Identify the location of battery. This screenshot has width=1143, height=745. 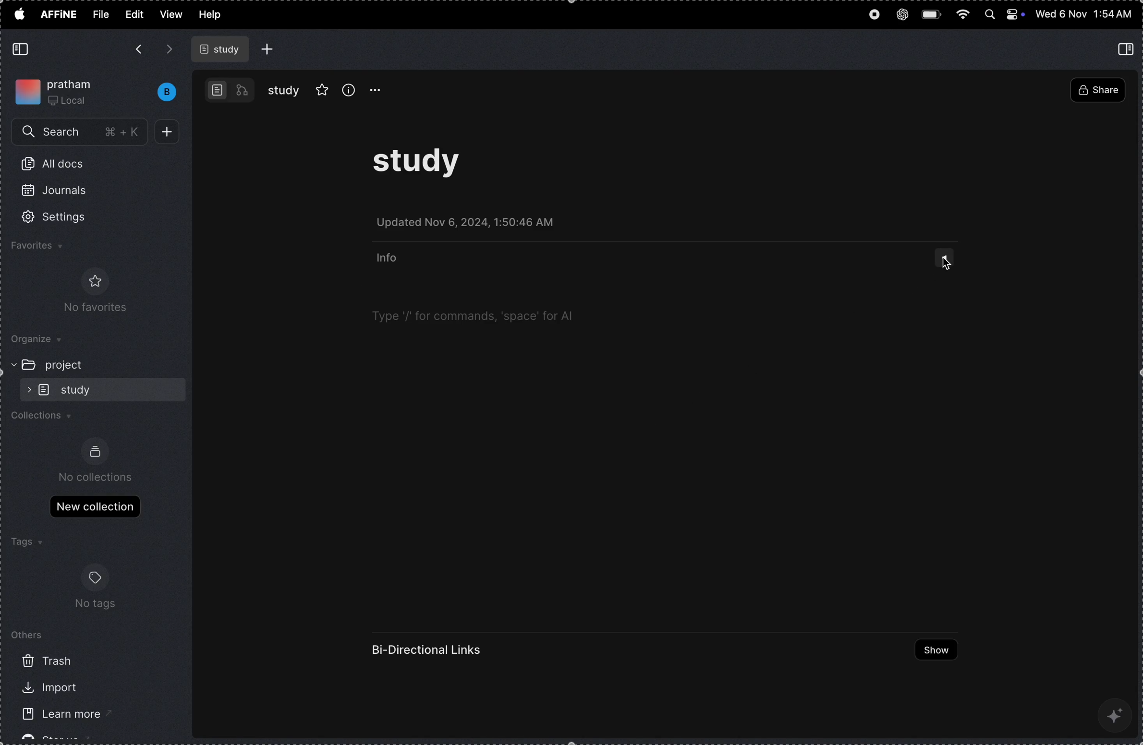
(933, 13).